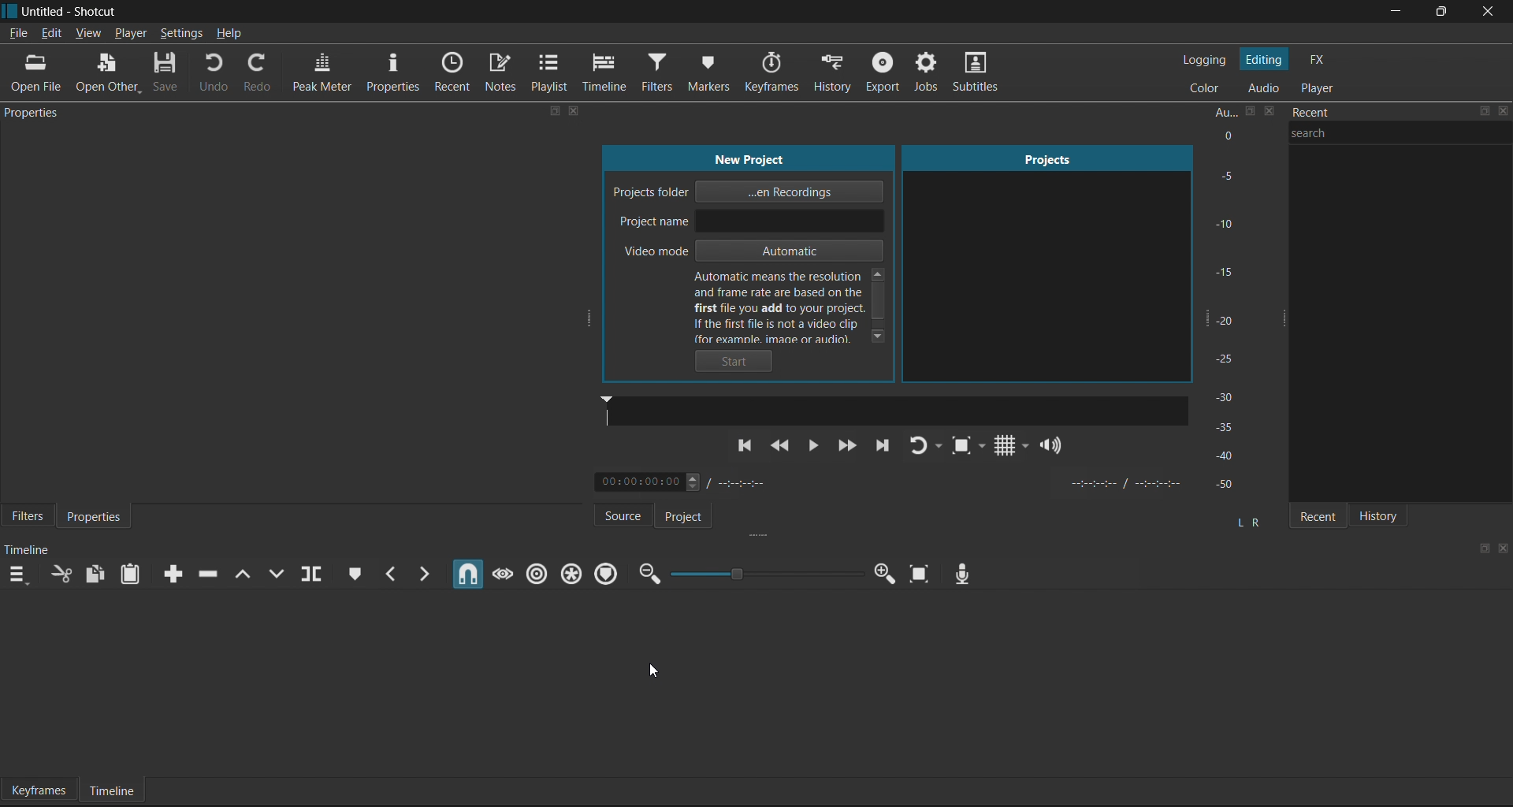  I want to click on Player, so click(1321, 87).